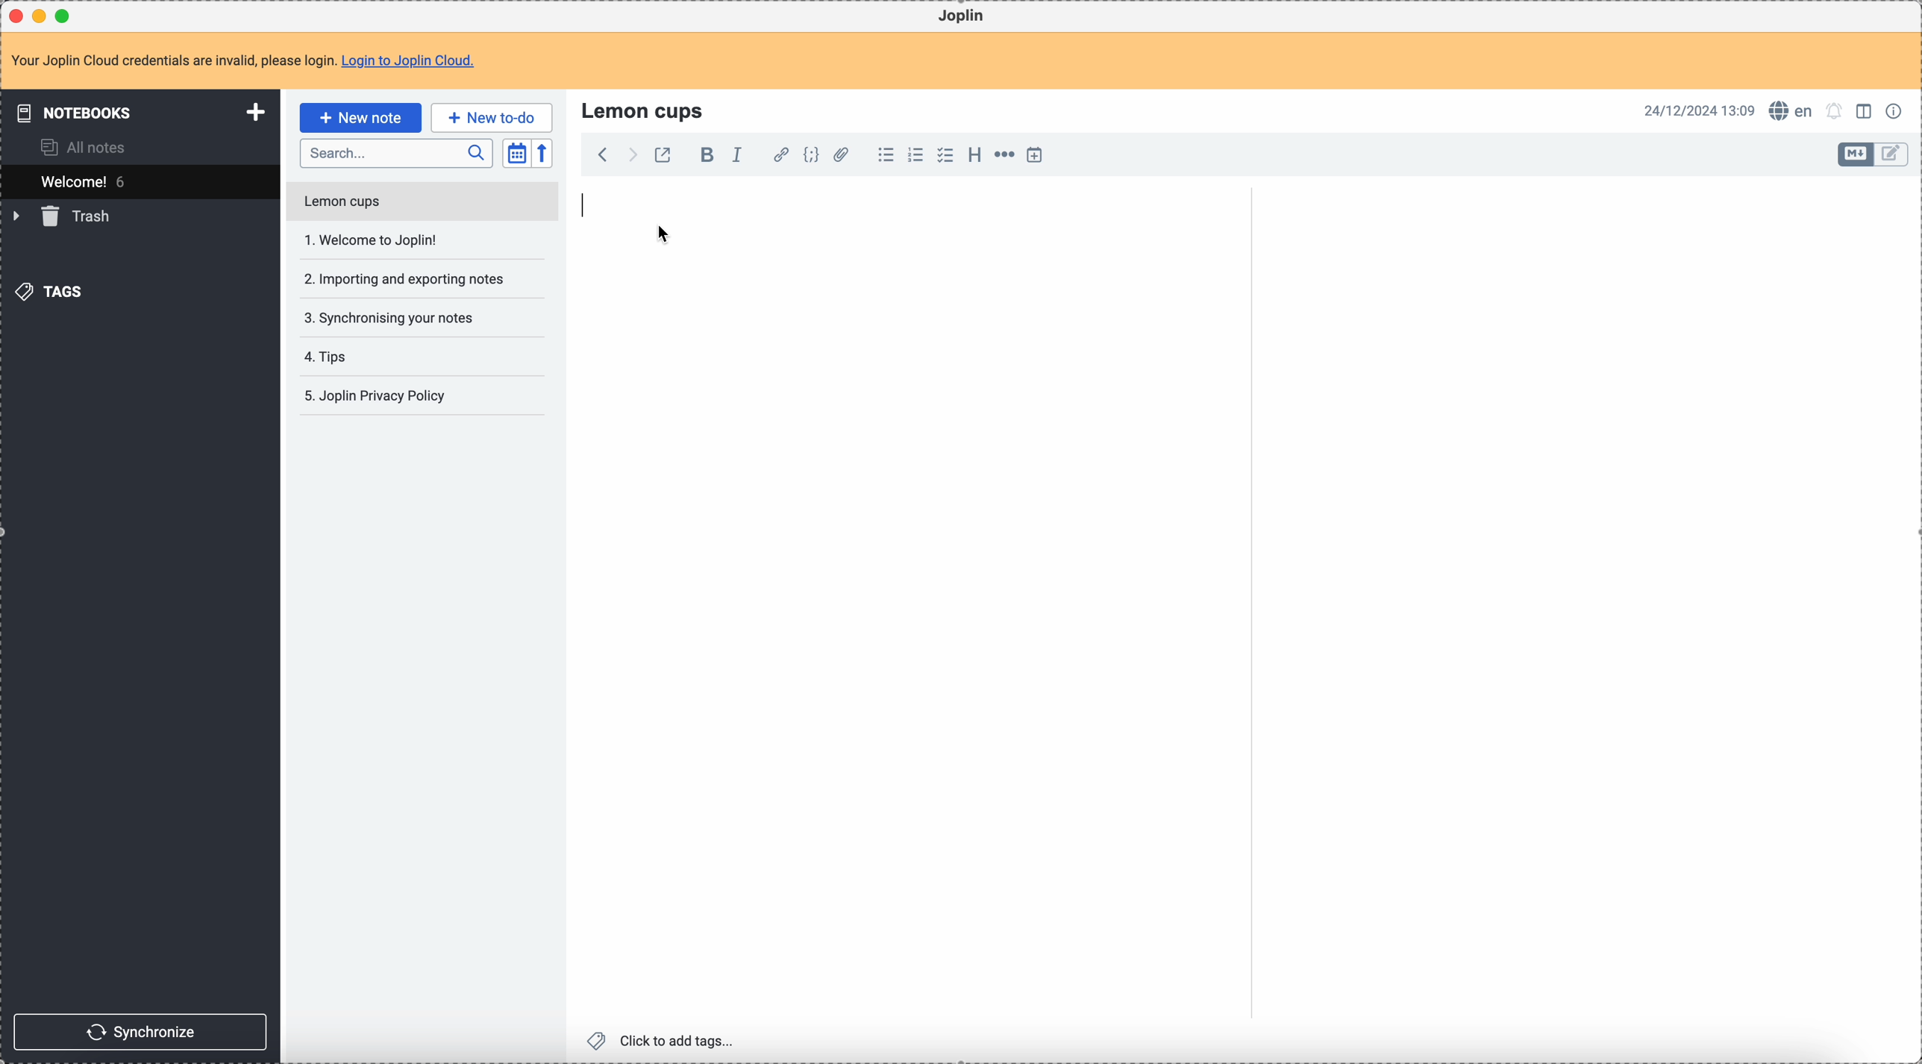 Image resolution: width=1922 pixels, height=1064 pixels. I want to click on click on new note, so click(360, 117).